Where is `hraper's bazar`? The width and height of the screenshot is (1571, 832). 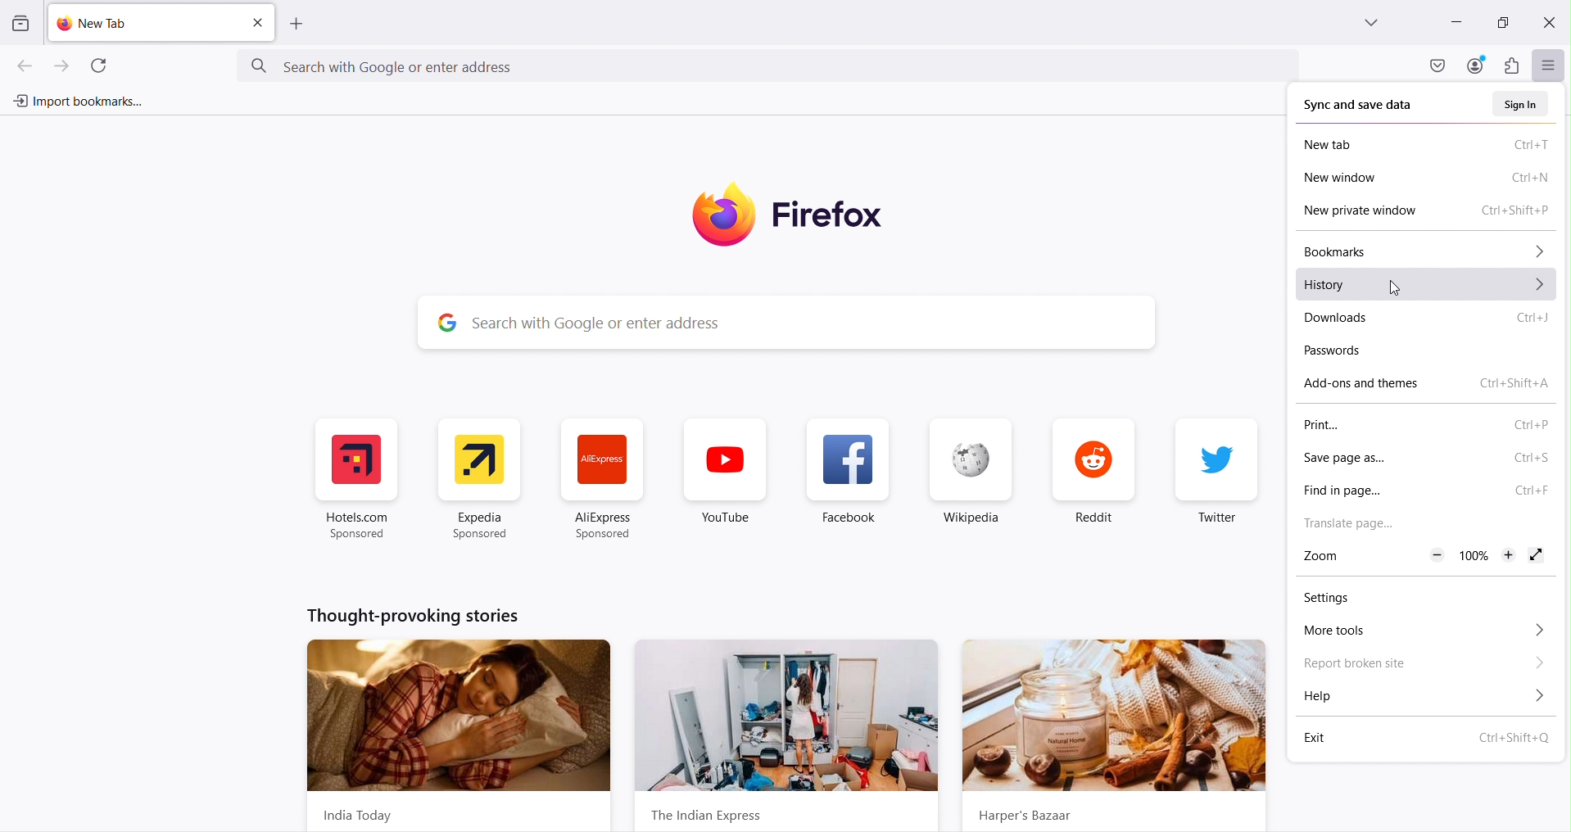
hraper's bazar is located at coordinates (1115, 735).